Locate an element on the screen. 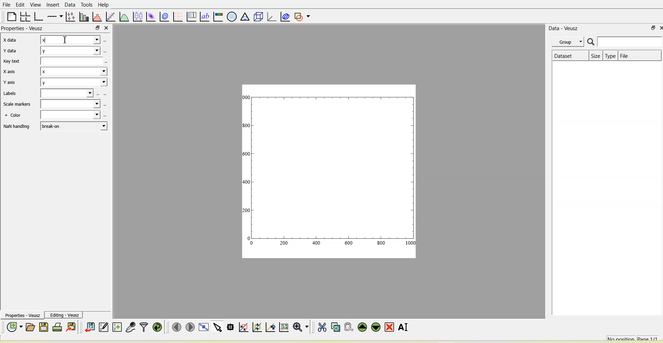 The width and height of the screenshot is (663, 343). Edit and enter new datasets is located at coordinates (103, 327).